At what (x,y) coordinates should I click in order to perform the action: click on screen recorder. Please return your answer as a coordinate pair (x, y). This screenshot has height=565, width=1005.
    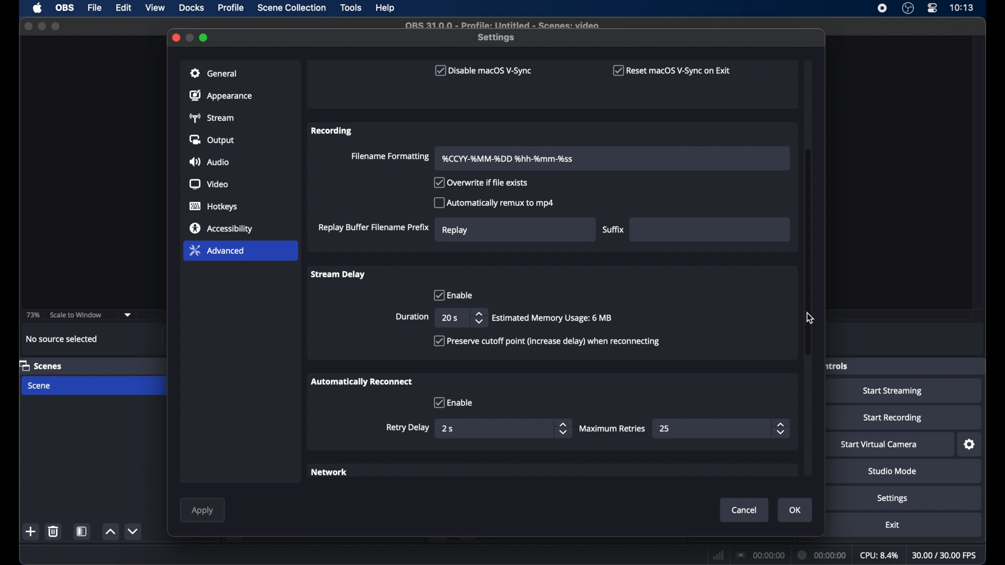
    Looking at the image, I should click on (881, 8).